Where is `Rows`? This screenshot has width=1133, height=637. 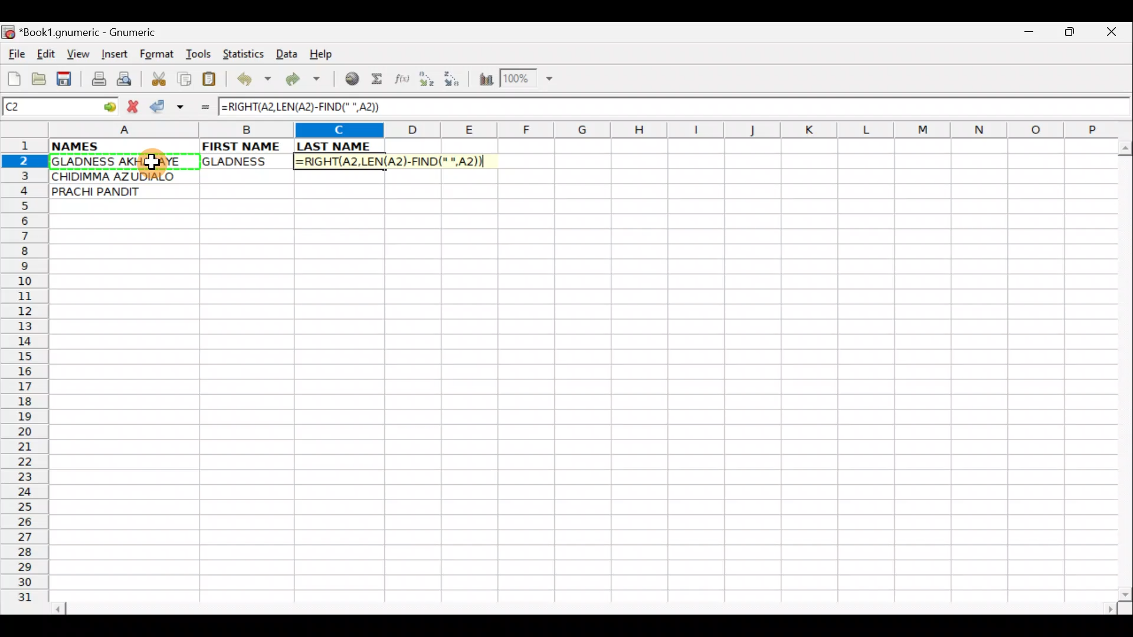
Rows is located at coordinates (25, 375).